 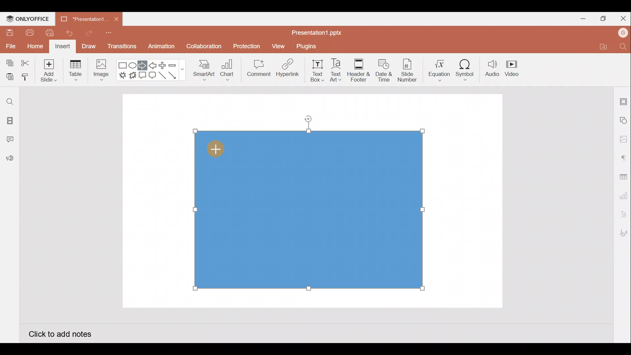 I want to click on Transitions, so click(x=122, y=48).